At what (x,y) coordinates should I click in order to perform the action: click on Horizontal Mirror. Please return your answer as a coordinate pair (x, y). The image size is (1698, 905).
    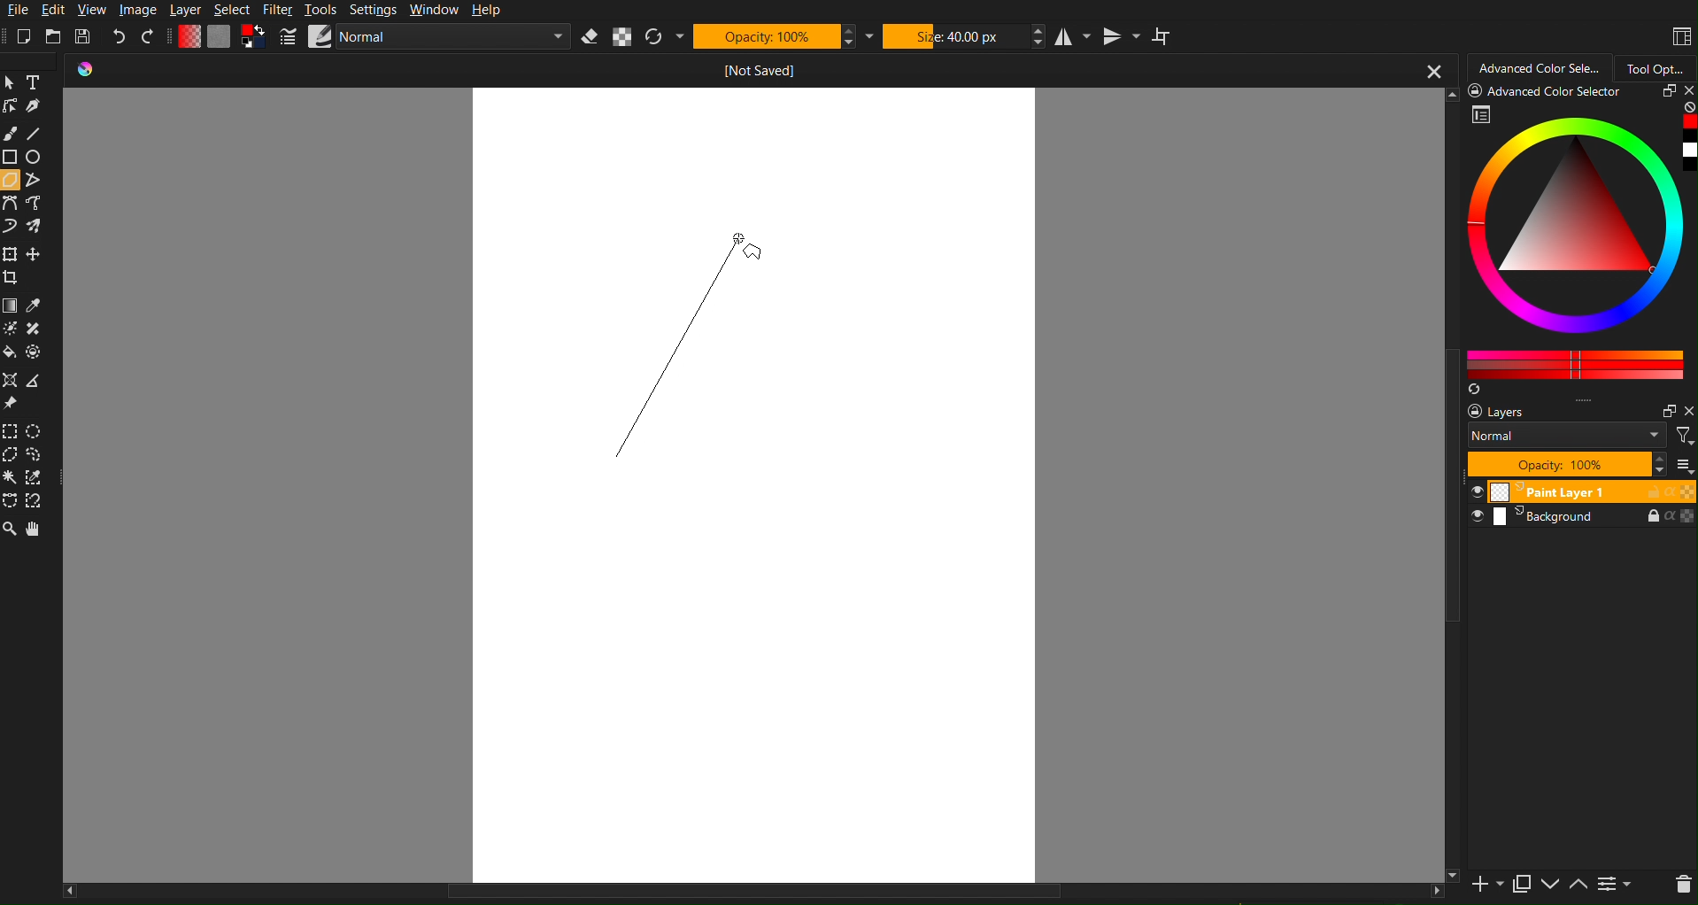
    Looking at the image, I should click on (1074, 36).